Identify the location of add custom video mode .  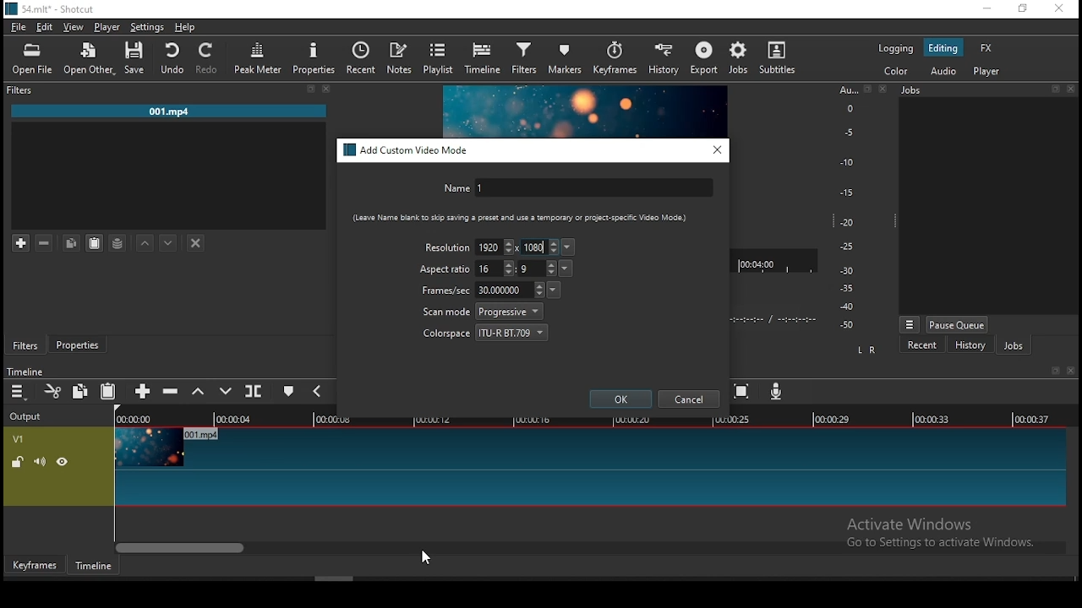
(407, 150).